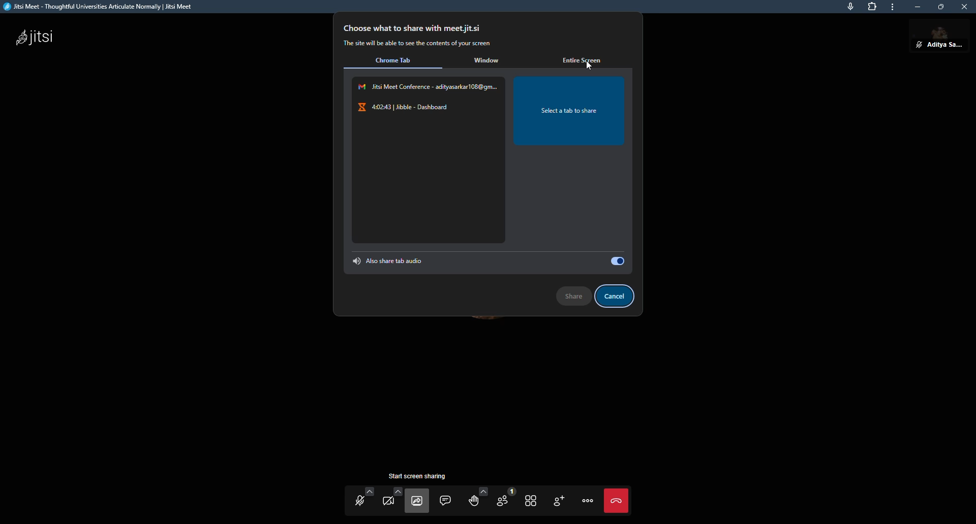  What do you see at coordinates (398, 61) in the screenshot?
I see `chrome tab` at bounding box center [398, 61].